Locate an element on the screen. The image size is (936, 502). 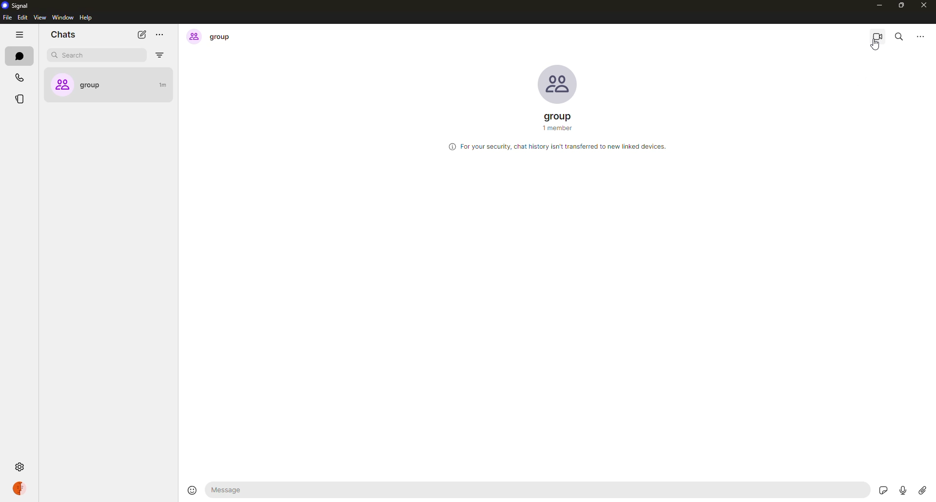
video call is located at coordinates (877, 36).